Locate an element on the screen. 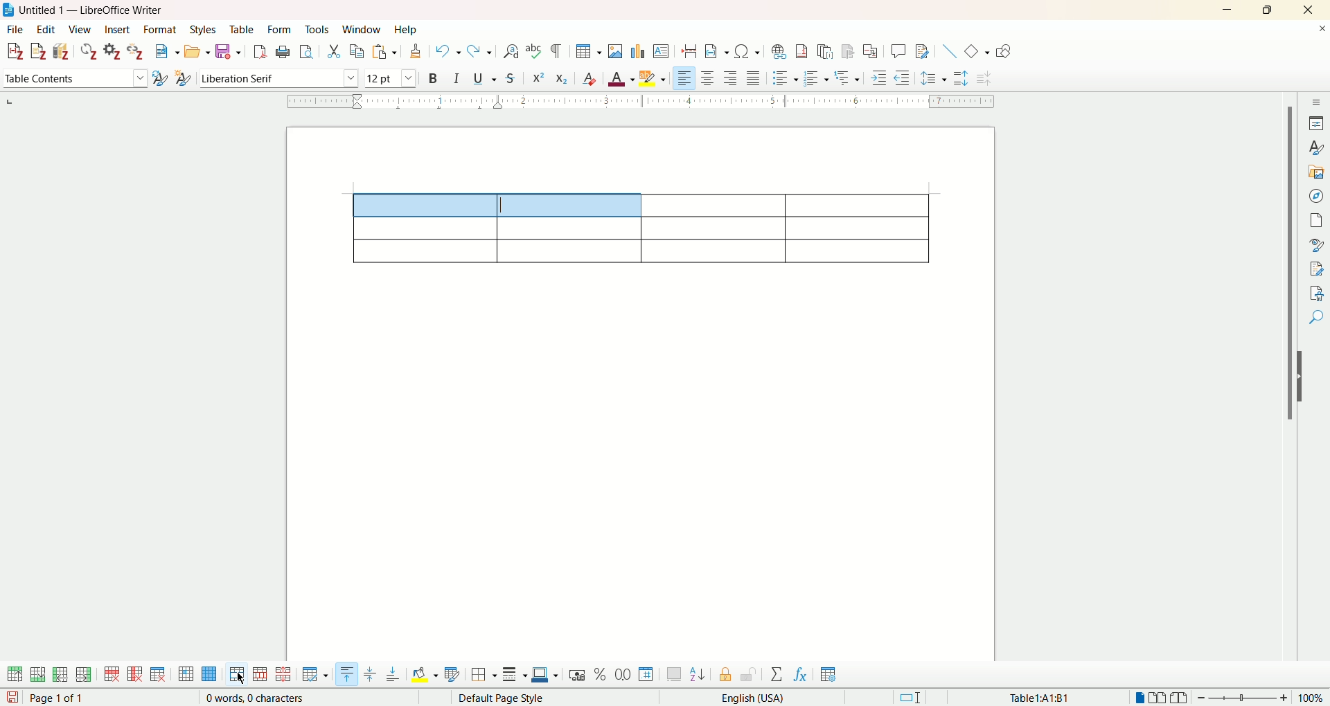 The image size is (1330, 706). insert column before is located at coordinates (63, 671).